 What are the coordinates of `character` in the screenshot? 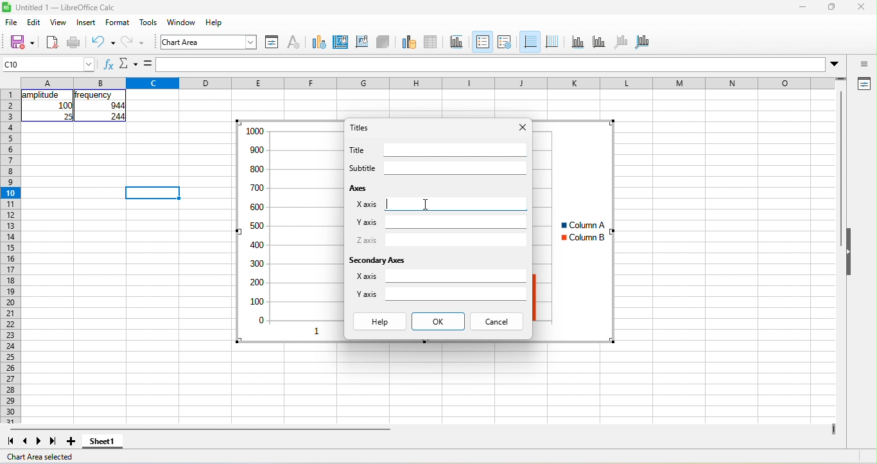 It's located at (294, 42).